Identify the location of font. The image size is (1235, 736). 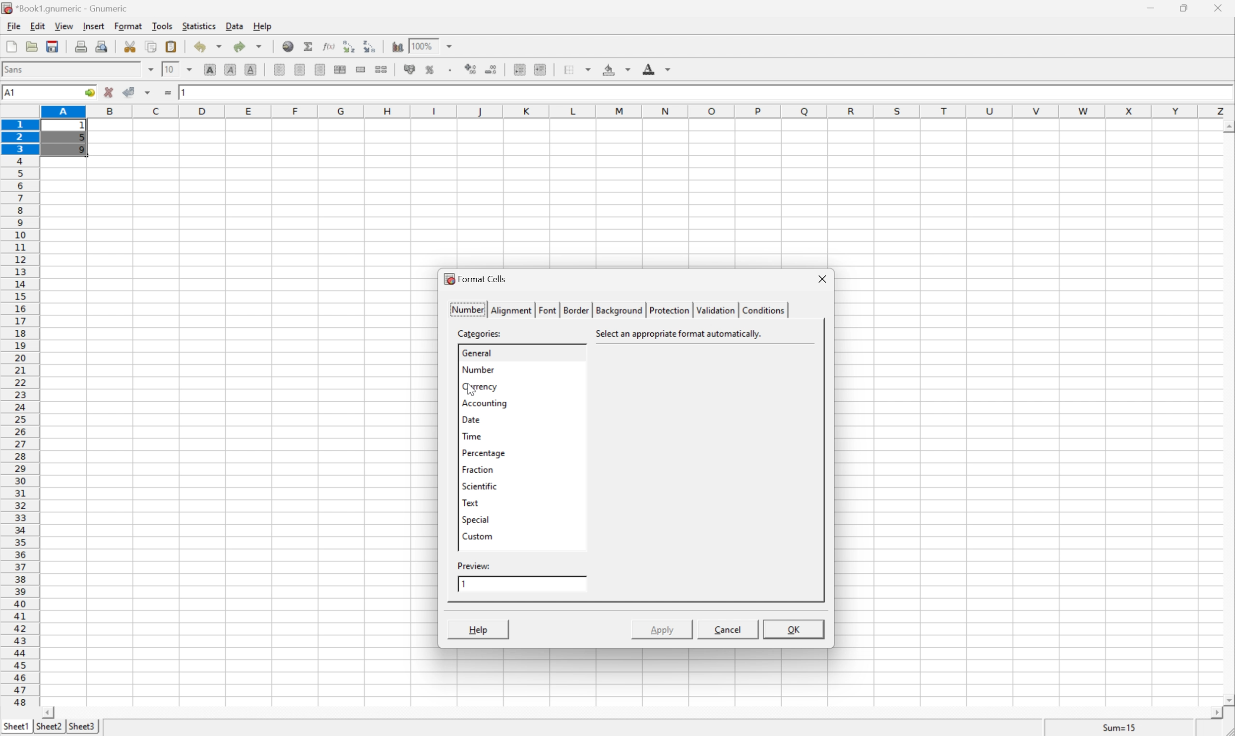
(548, 309).